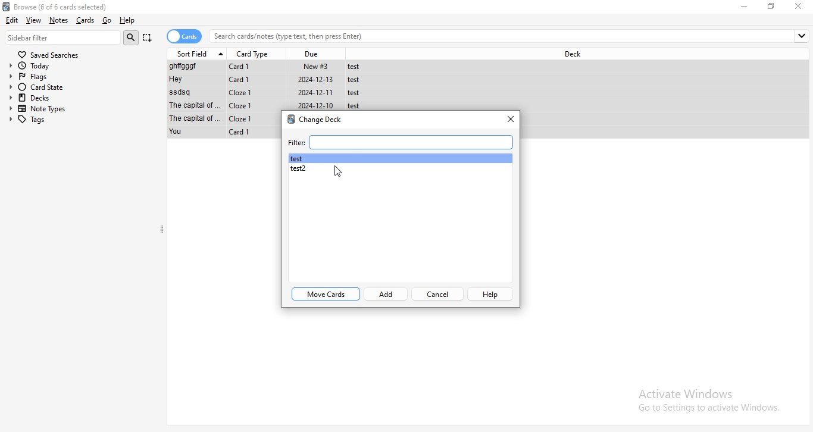 The width and height of the screenshot is (813, 432). What do you see at coordinates (81, 109) in the screenshot?
I see `note types` at bounding box center [81, 109].